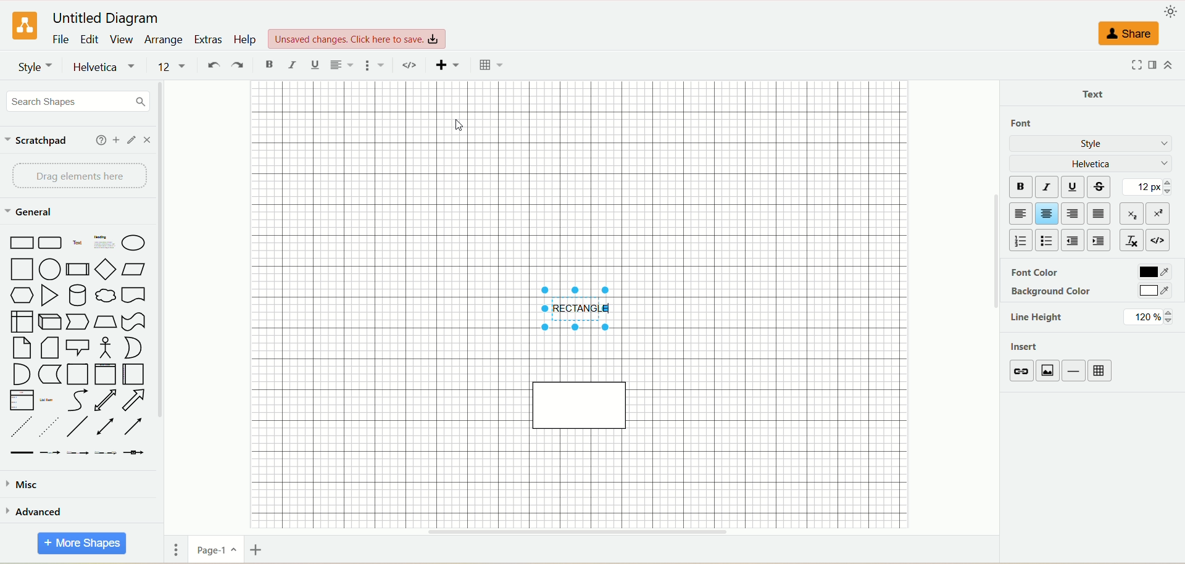 The image size is (1185, 564). What do you see at coordinates (149, 142) in the screenshot?
I see `close` at bounding box center [149, 142].